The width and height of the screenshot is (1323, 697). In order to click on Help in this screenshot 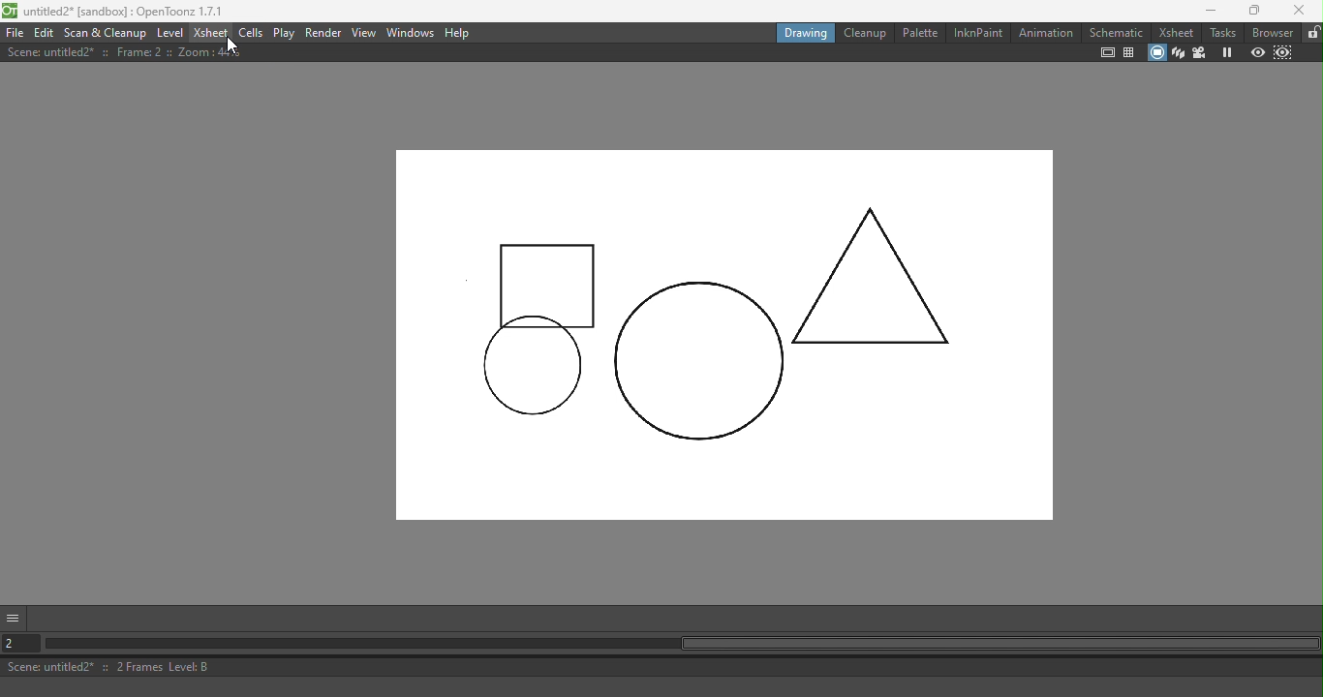, I will do `click(459, 33)`.